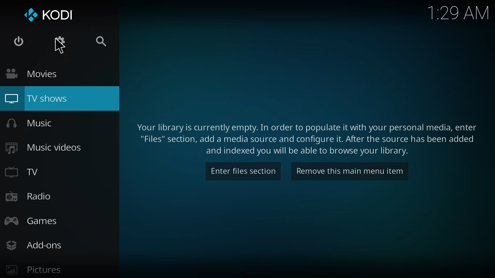 The height and width of the screenshot is (278, 495). What do you see at coordinates (30, 221) in the screenshot?
I see `games` at bounding box center [30, 221].